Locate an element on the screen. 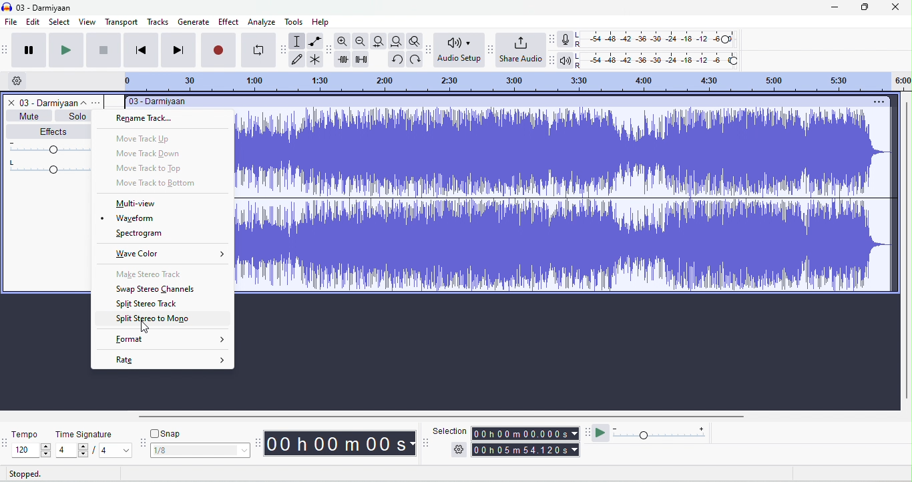 The image size is (912, 482). horizontal scroll bar is located at coordinates (437, 417).